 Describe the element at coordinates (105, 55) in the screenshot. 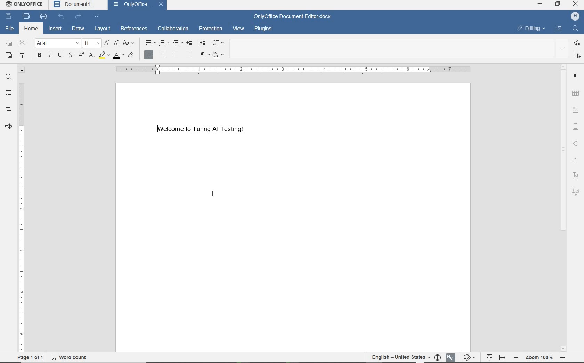

I see `highlight color` at that location.